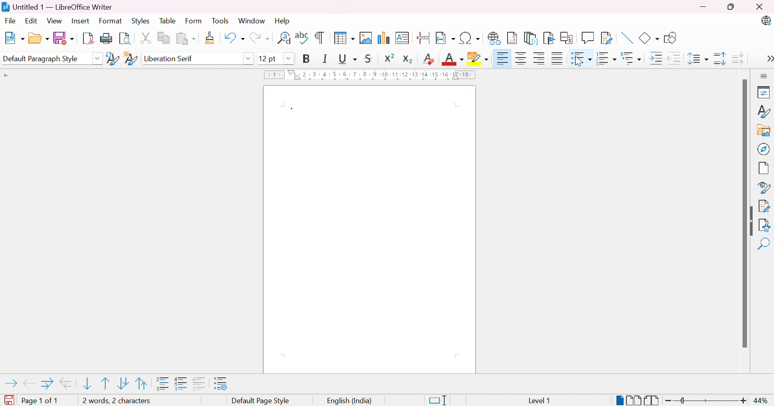 This screenshot has height=406, width=774. What do you see at coordinates (763, 402) in the screenshot?
I see `44%` at bounding box center [763, 402].